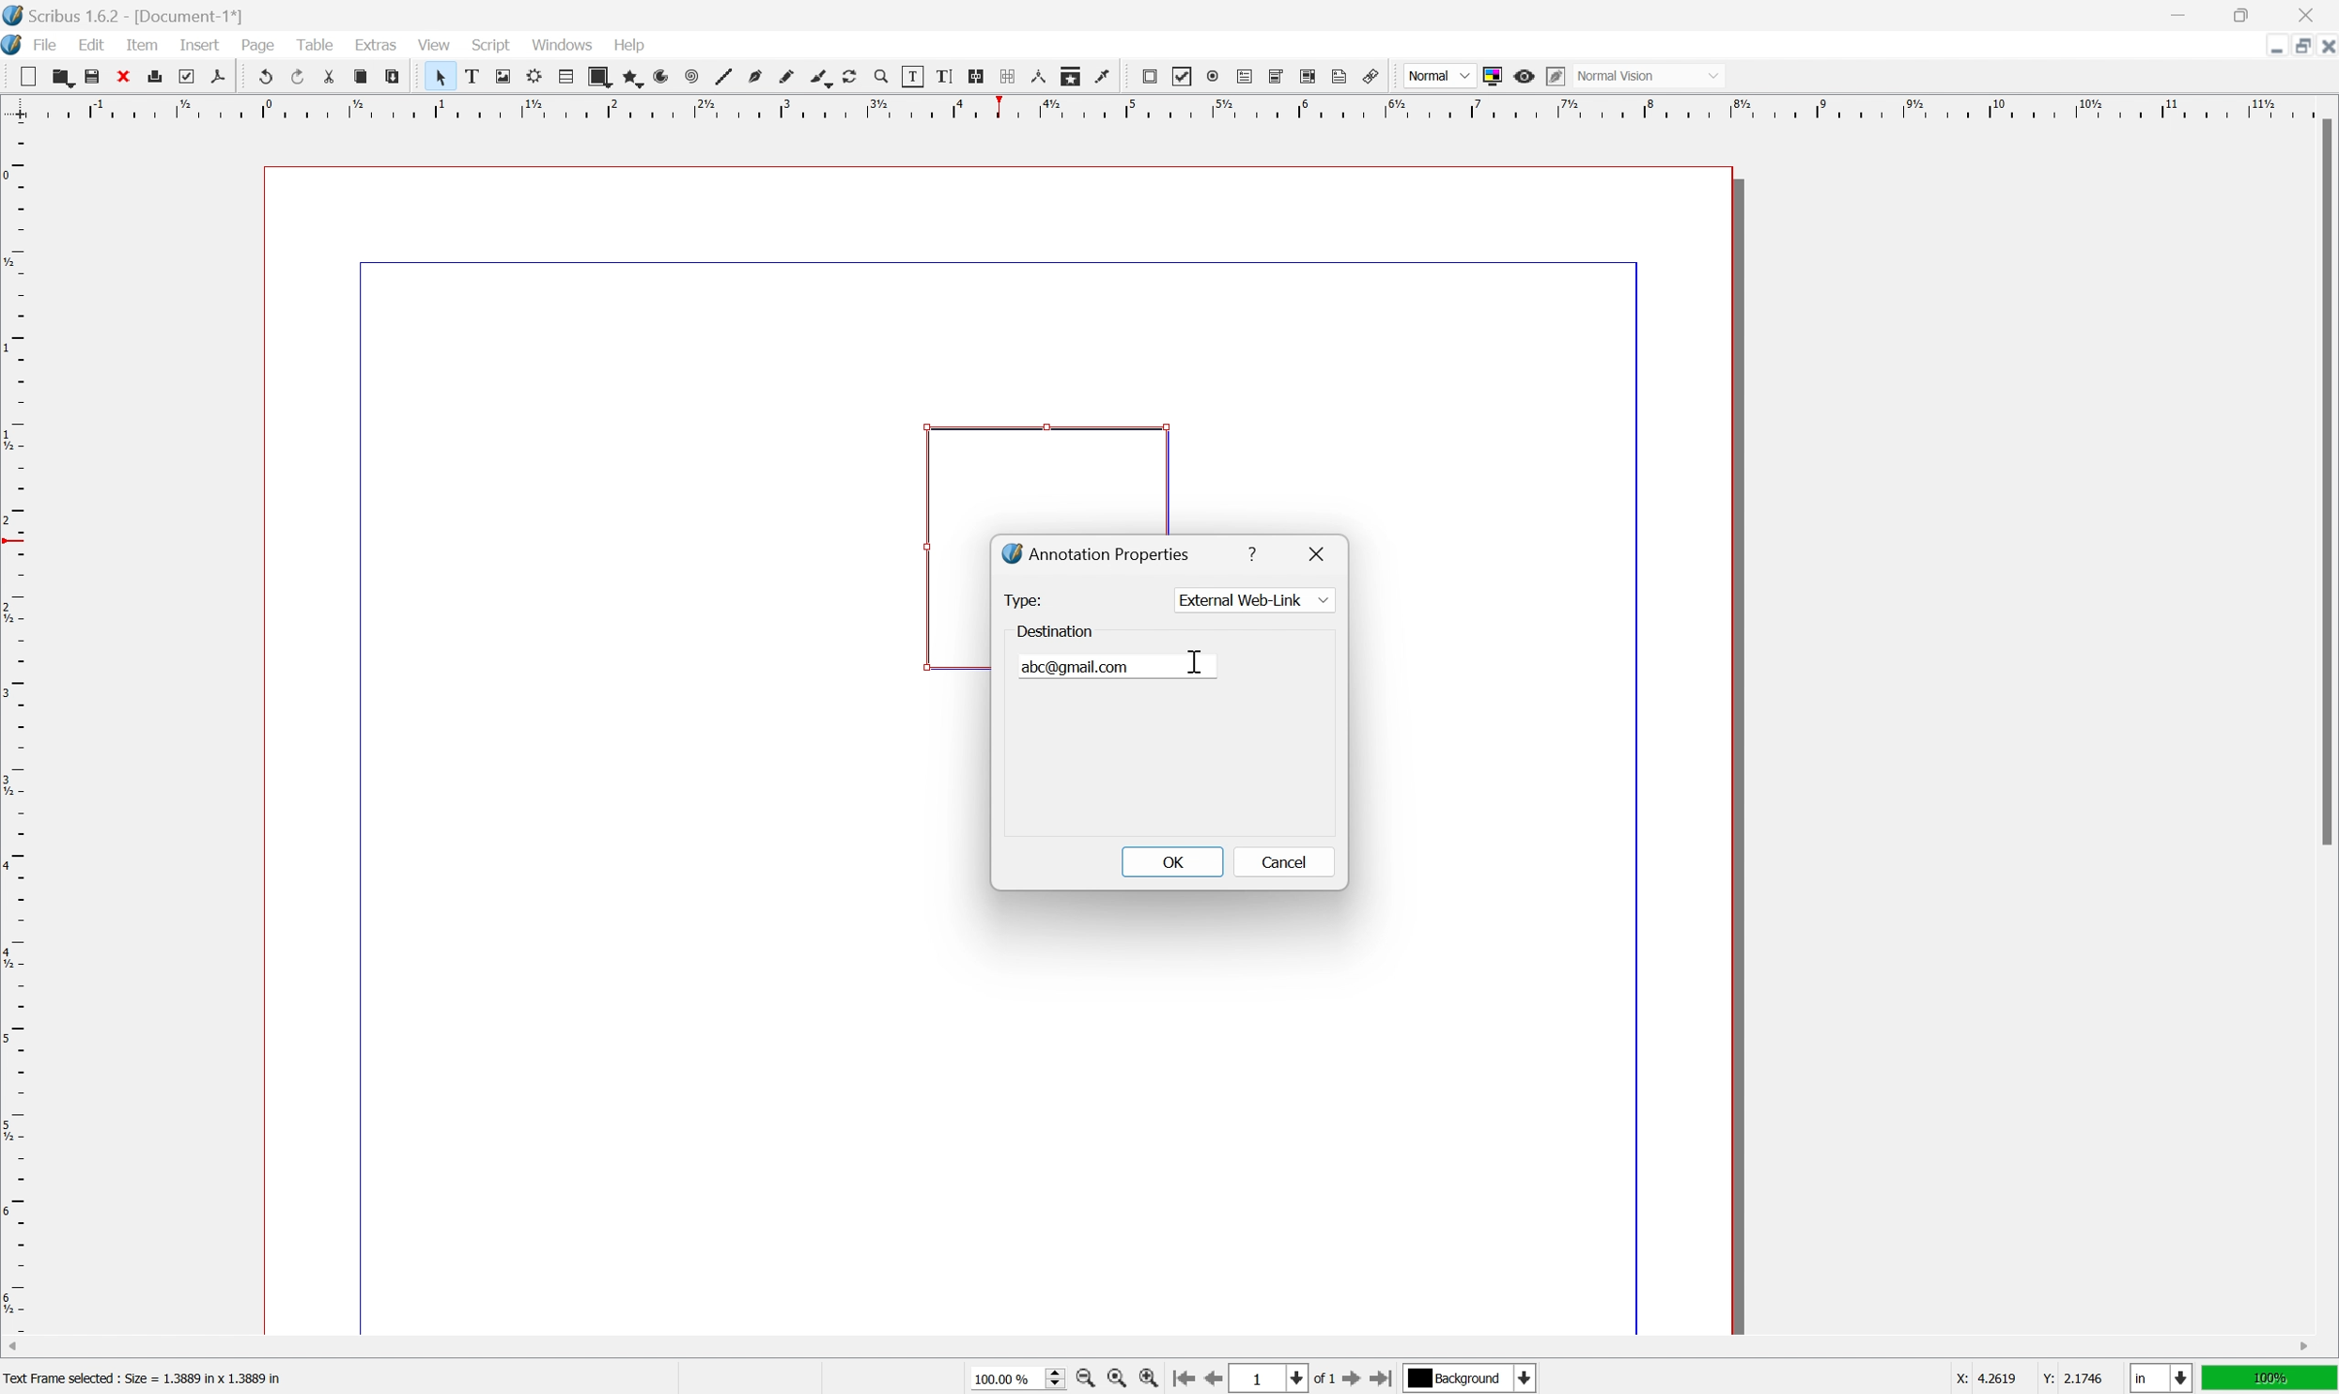 The image size is (2339, 1394). I want to click on save, so click(93, 76).